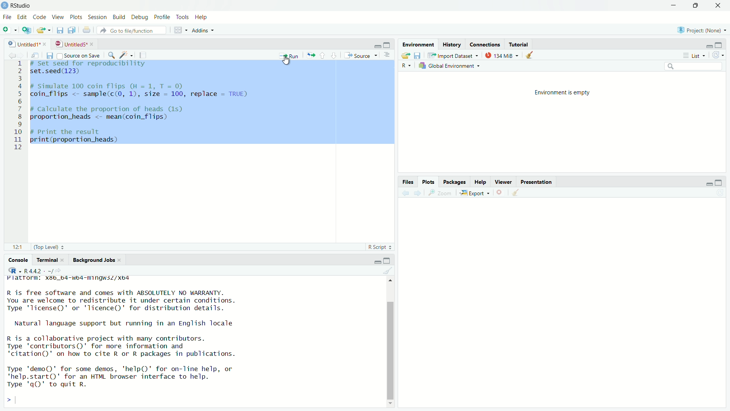  I want to click on plots, so click(75, 17).